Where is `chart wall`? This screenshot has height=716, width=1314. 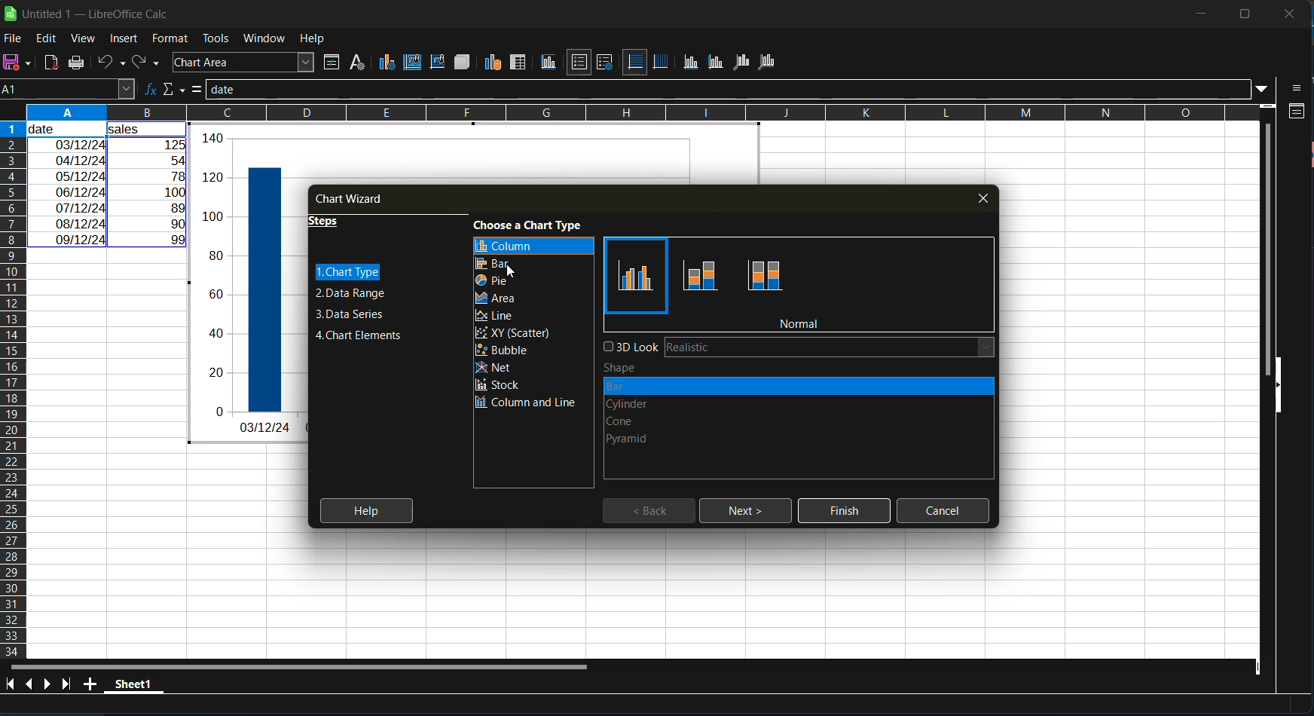
chart wall is located at coordinates (438, 61).